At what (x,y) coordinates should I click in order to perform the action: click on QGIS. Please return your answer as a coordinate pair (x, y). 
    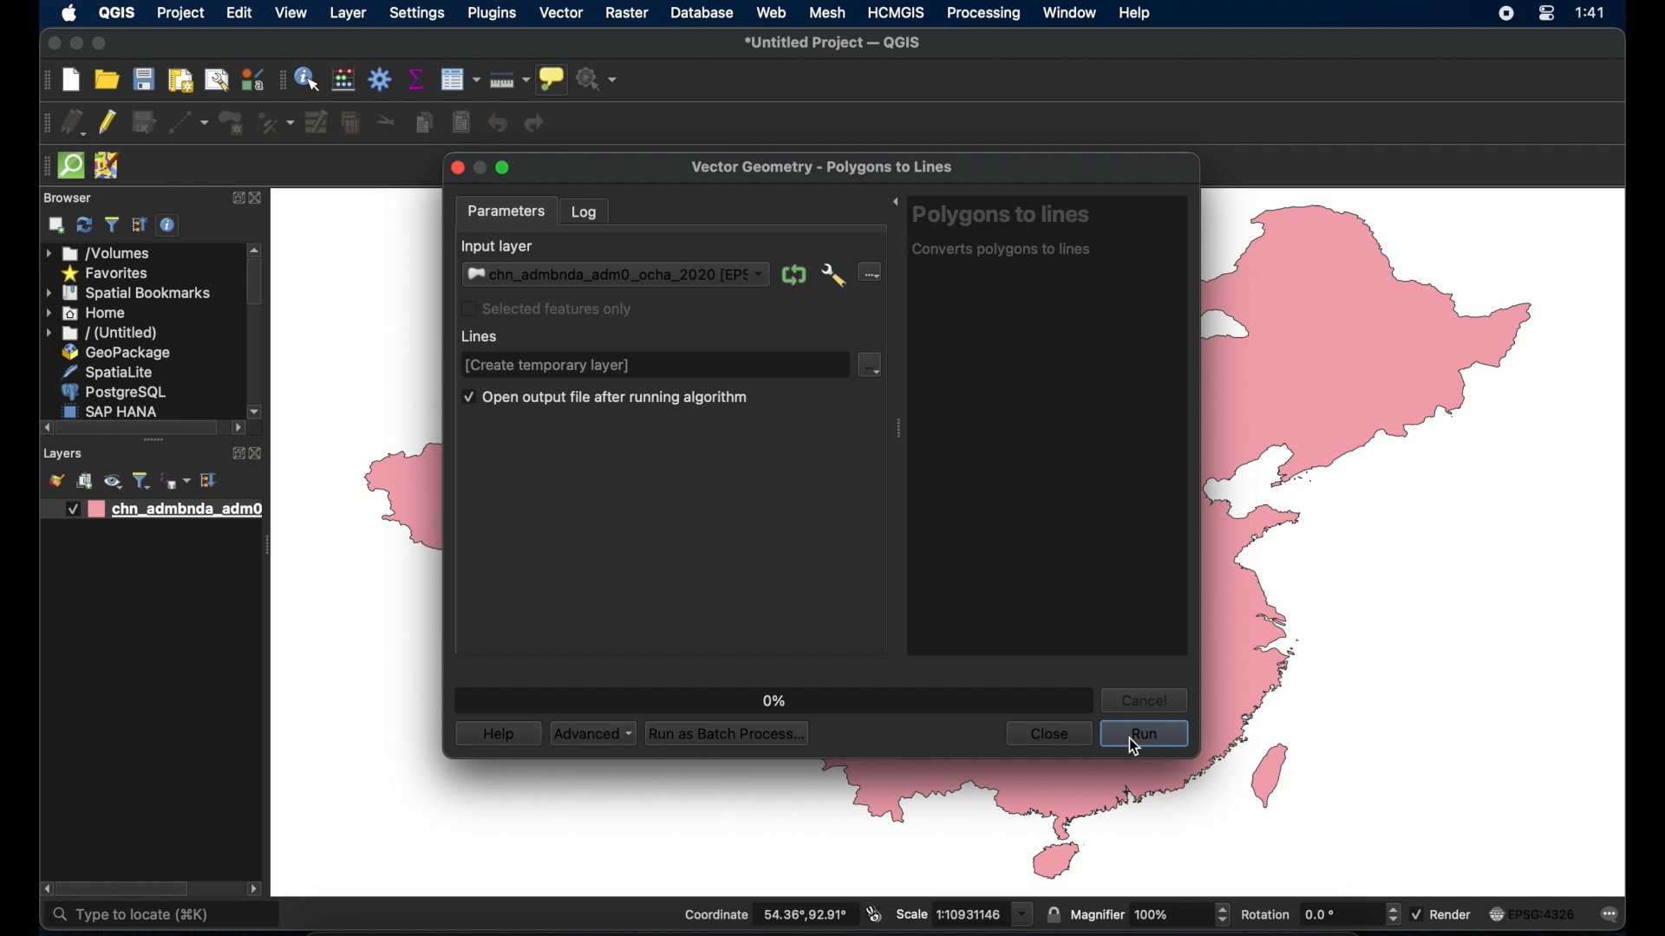
    Looking at the image, I should click on (115, 13).